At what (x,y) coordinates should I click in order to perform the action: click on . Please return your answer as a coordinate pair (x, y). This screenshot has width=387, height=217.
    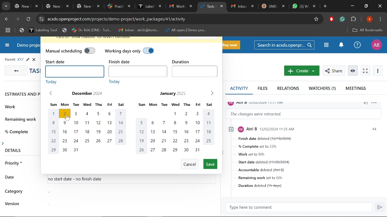
    Looking at the image, I should click on (8, 46).